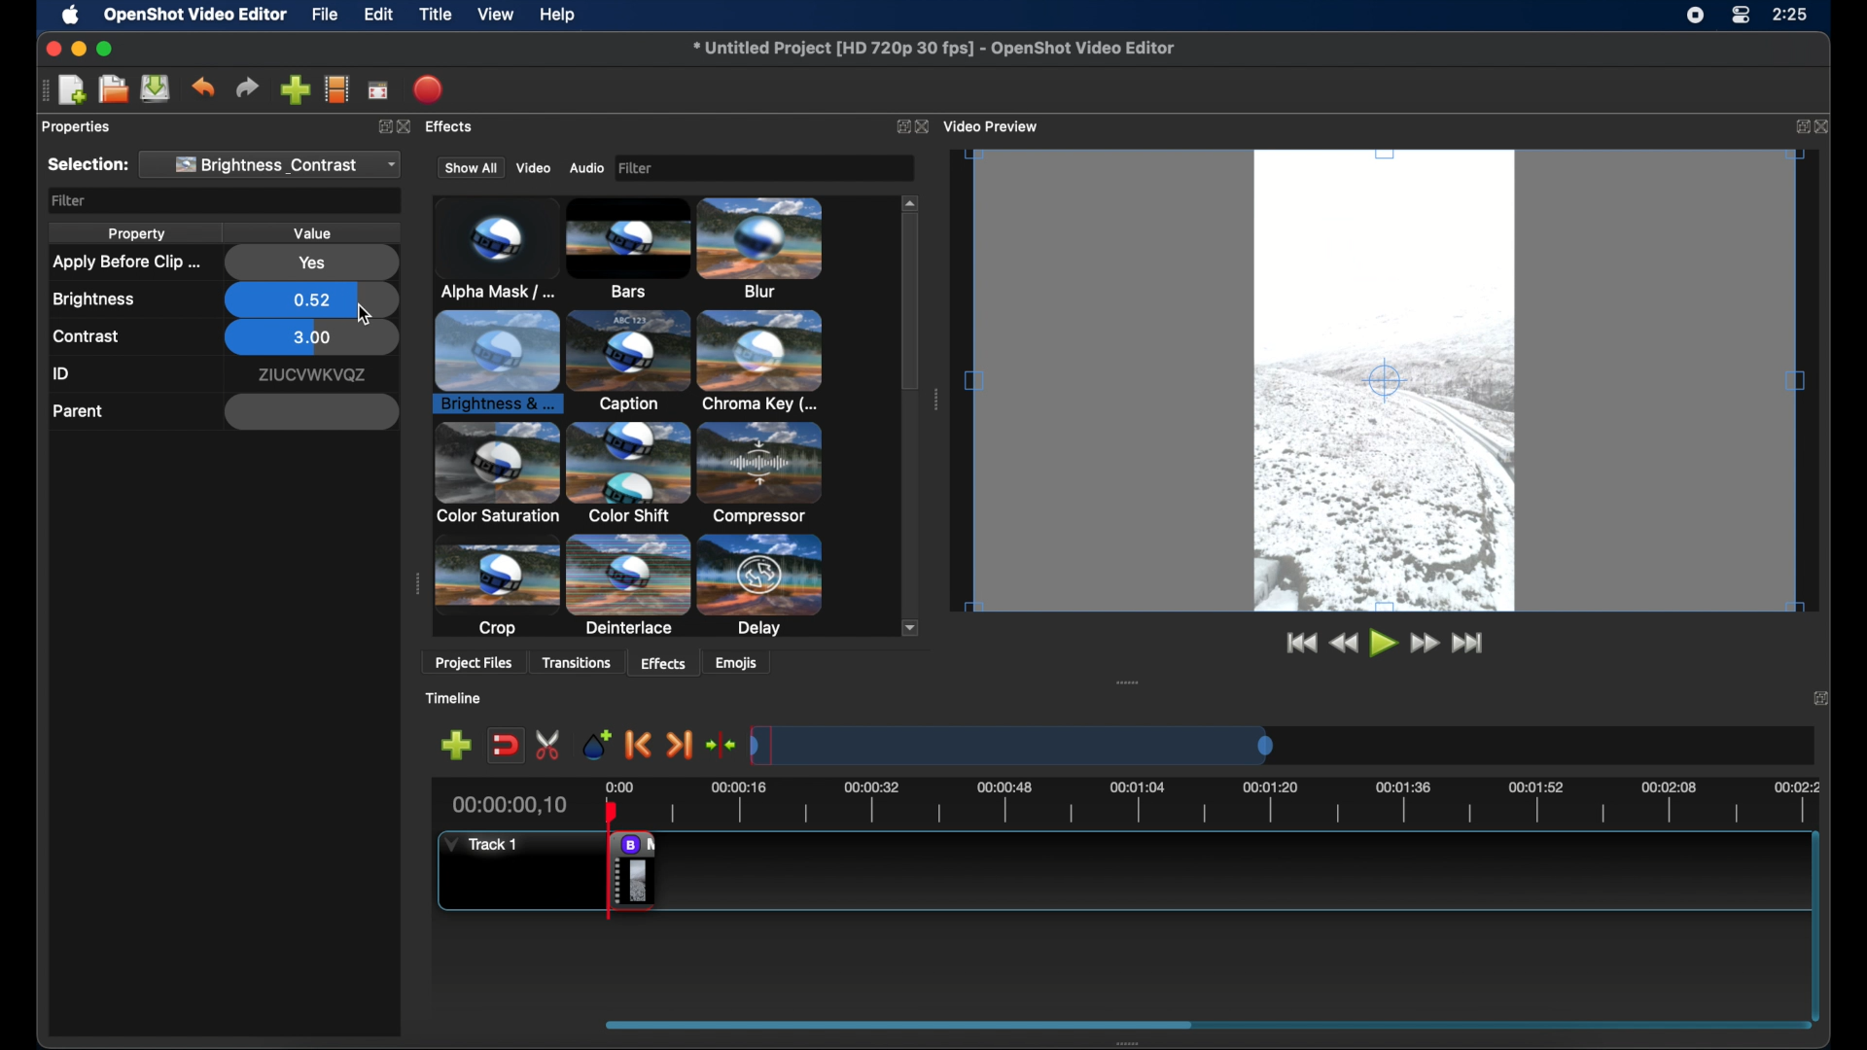 The image size is (1867, 1050). I want to click on timeline, so click(463, 699).